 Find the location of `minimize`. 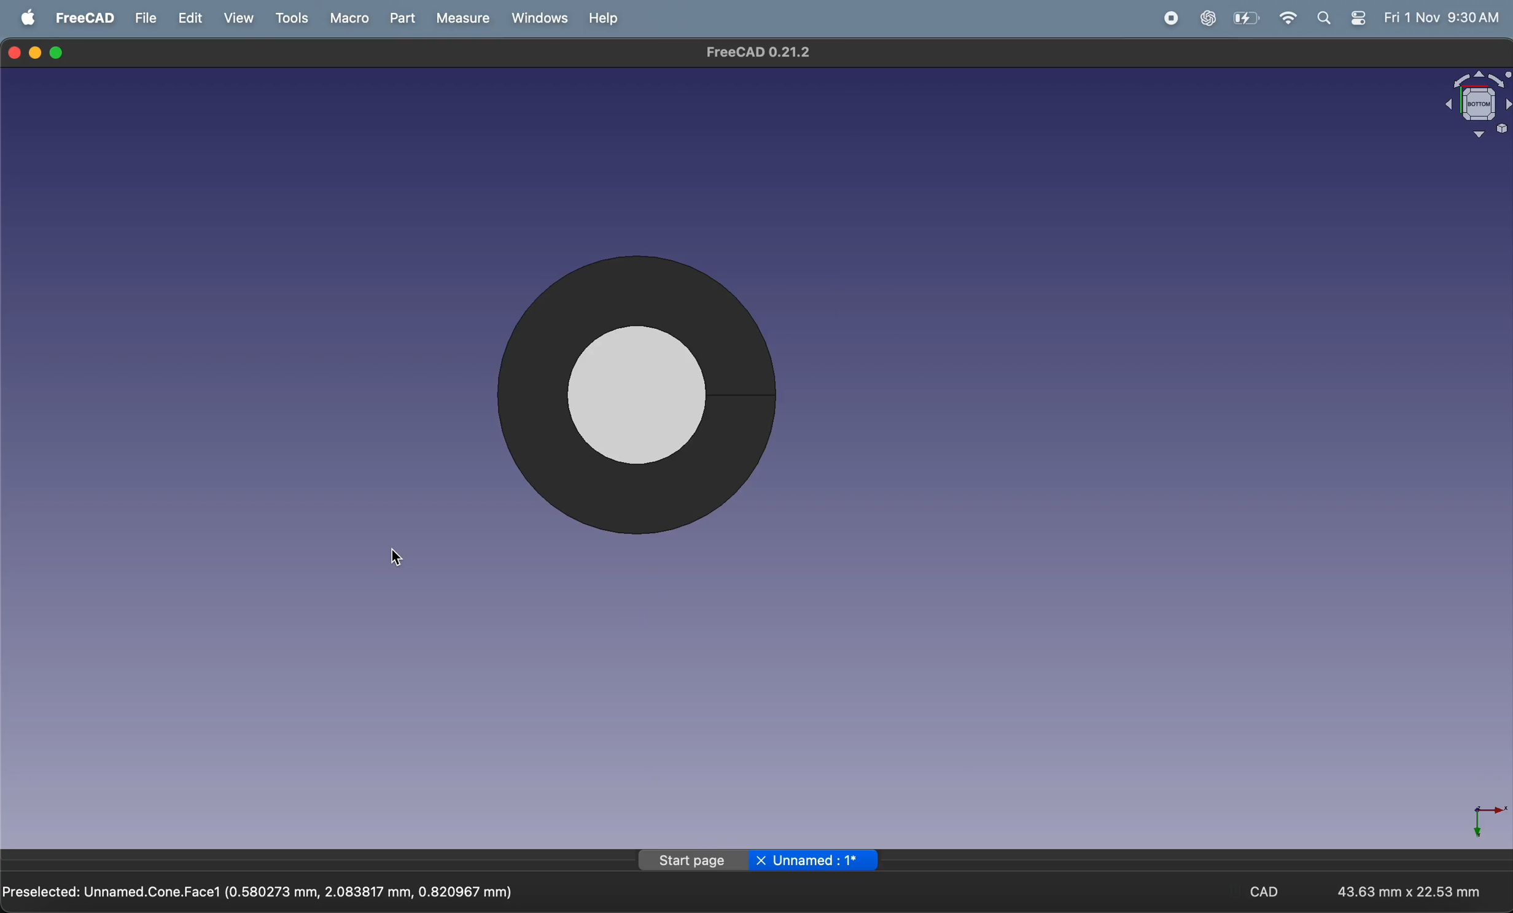

minimize is located at coordinates (37, 52).